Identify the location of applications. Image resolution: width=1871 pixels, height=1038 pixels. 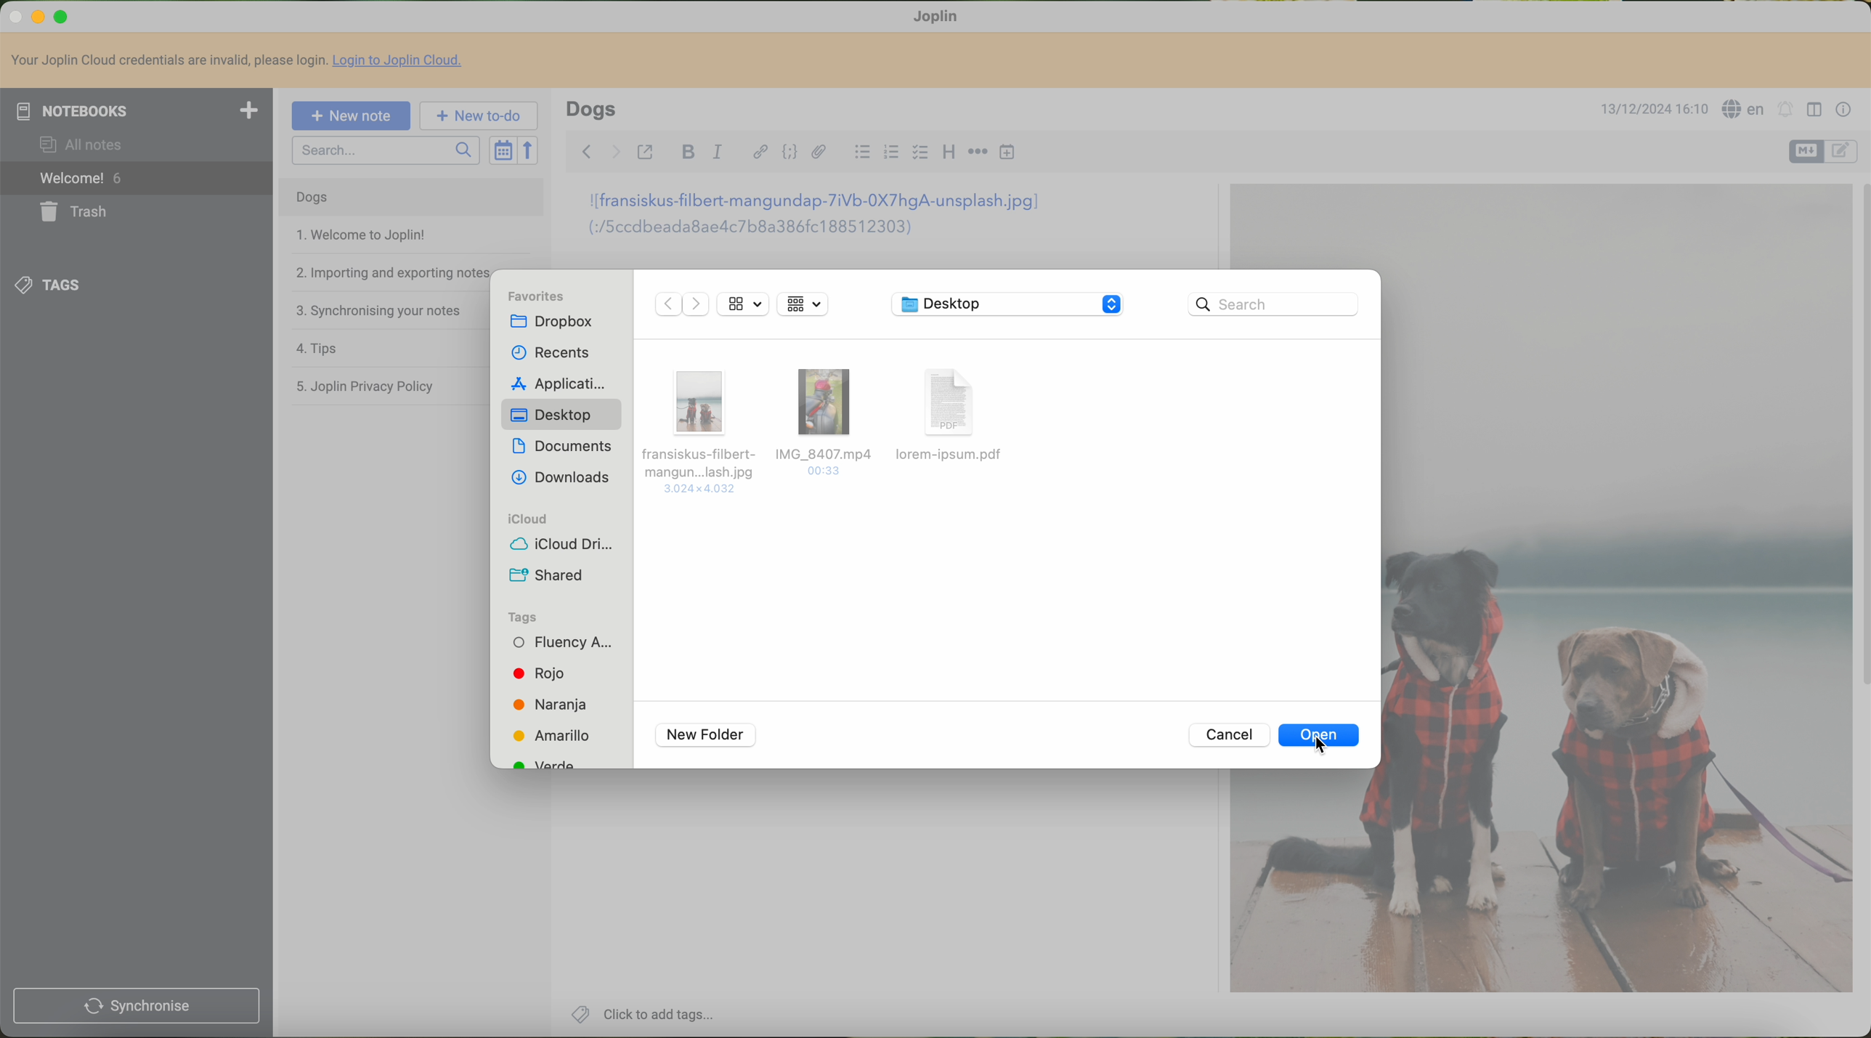
(554, 382).